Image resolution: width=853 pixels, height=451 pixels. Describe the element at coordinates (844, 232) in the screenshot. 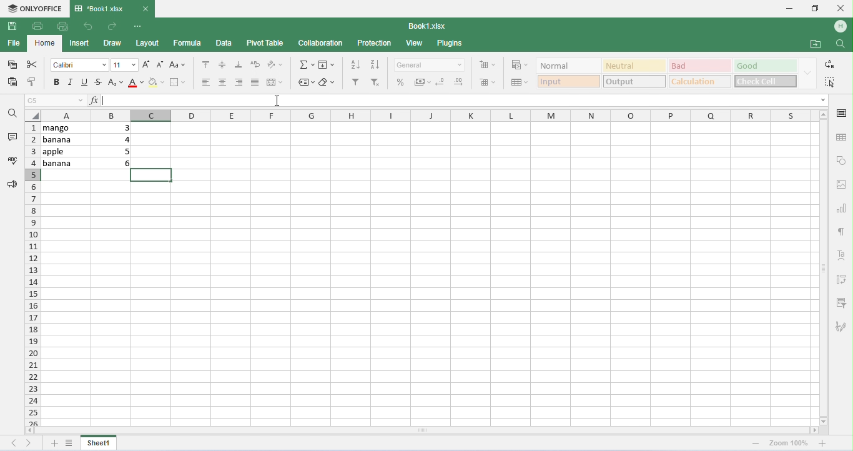

I see `paragraph settings` at that location.